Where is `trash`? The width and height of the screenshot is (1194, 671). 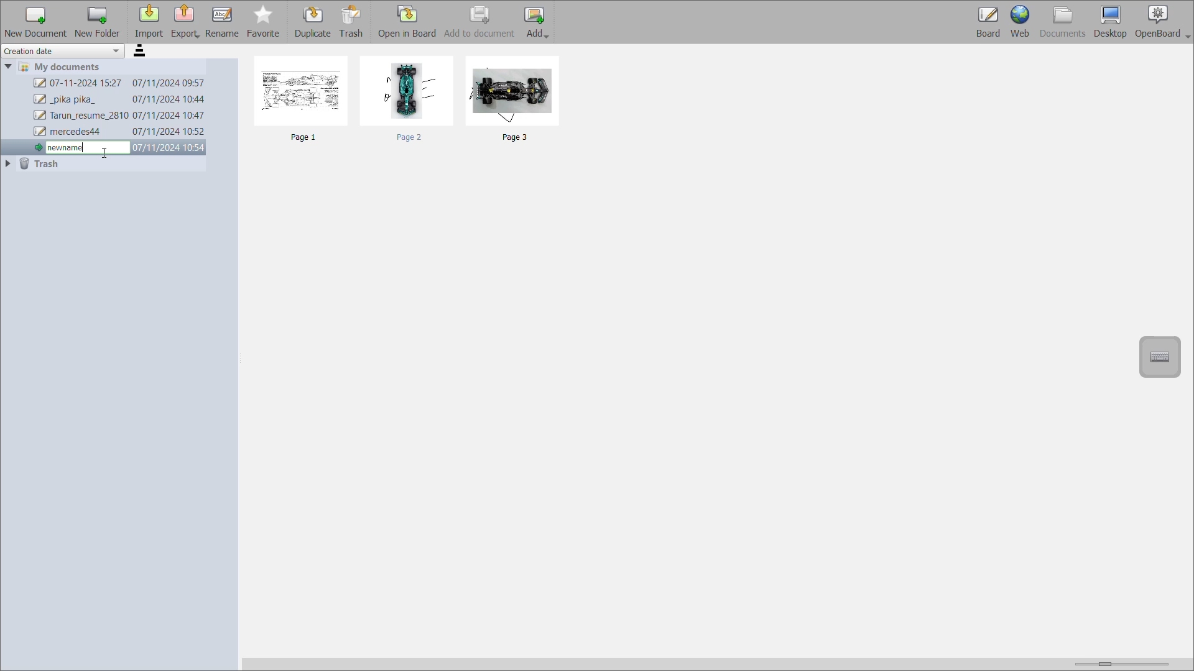
trash is located at coordinates (42, 165).